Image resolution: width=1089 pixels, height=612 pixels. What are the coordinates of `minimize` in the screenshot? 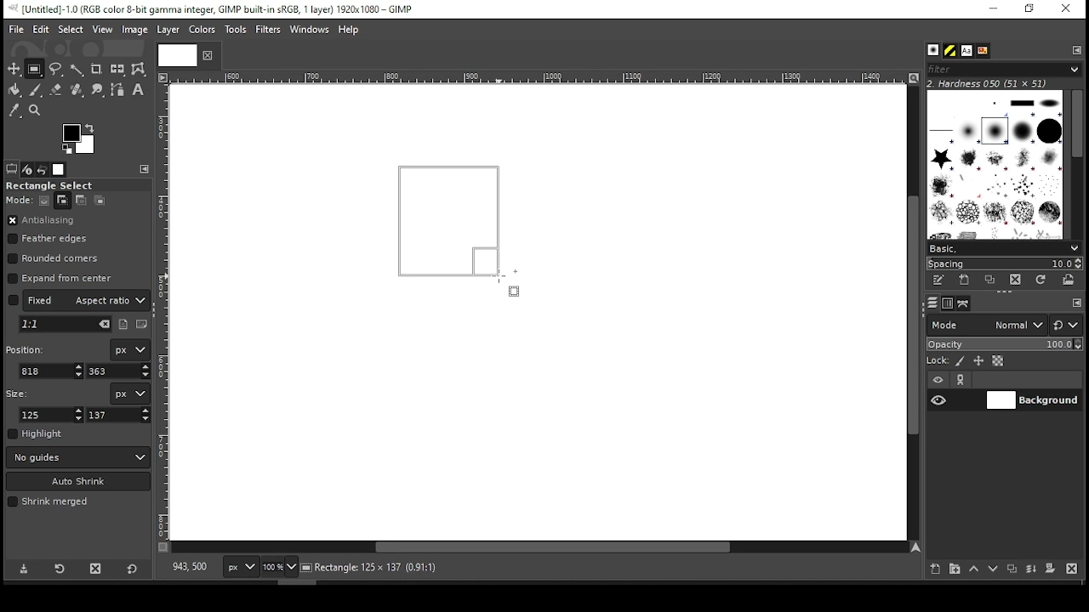 It's located at (992, 9).